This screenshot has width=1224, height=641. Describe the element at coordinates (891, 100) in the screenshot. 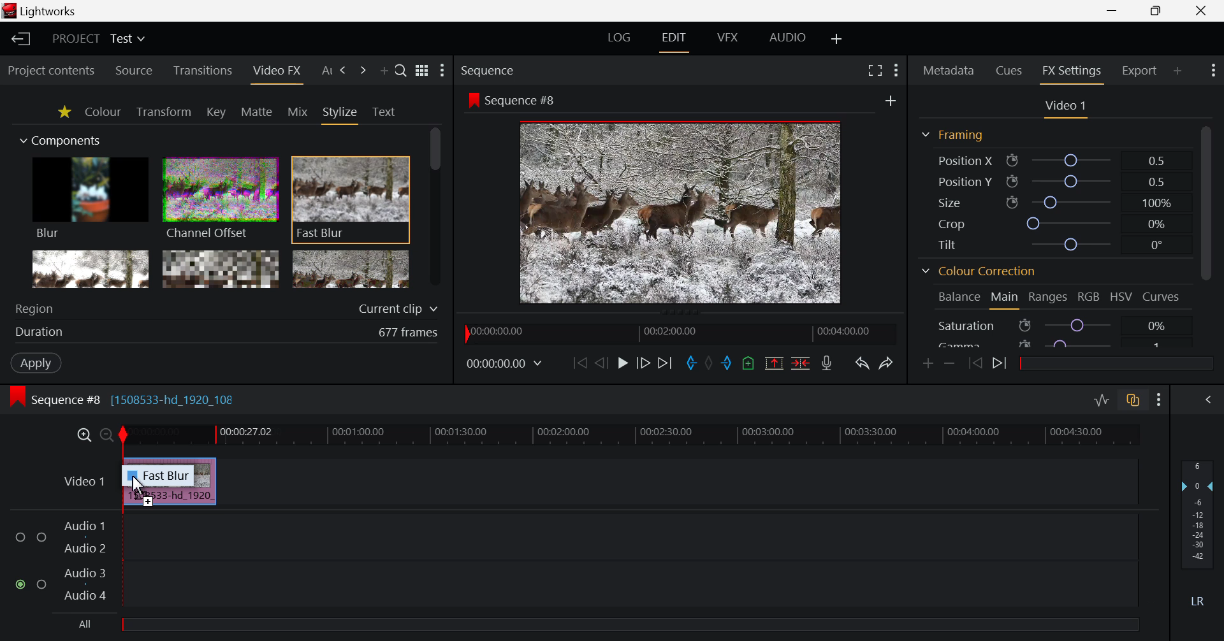

I see `Add` at that location.